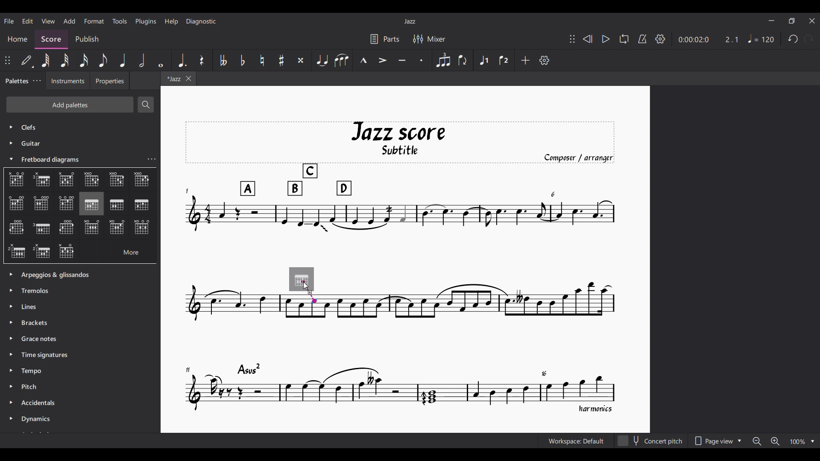 The image size is (820, 461). I want to click on Chart 8, so click(66, 202).